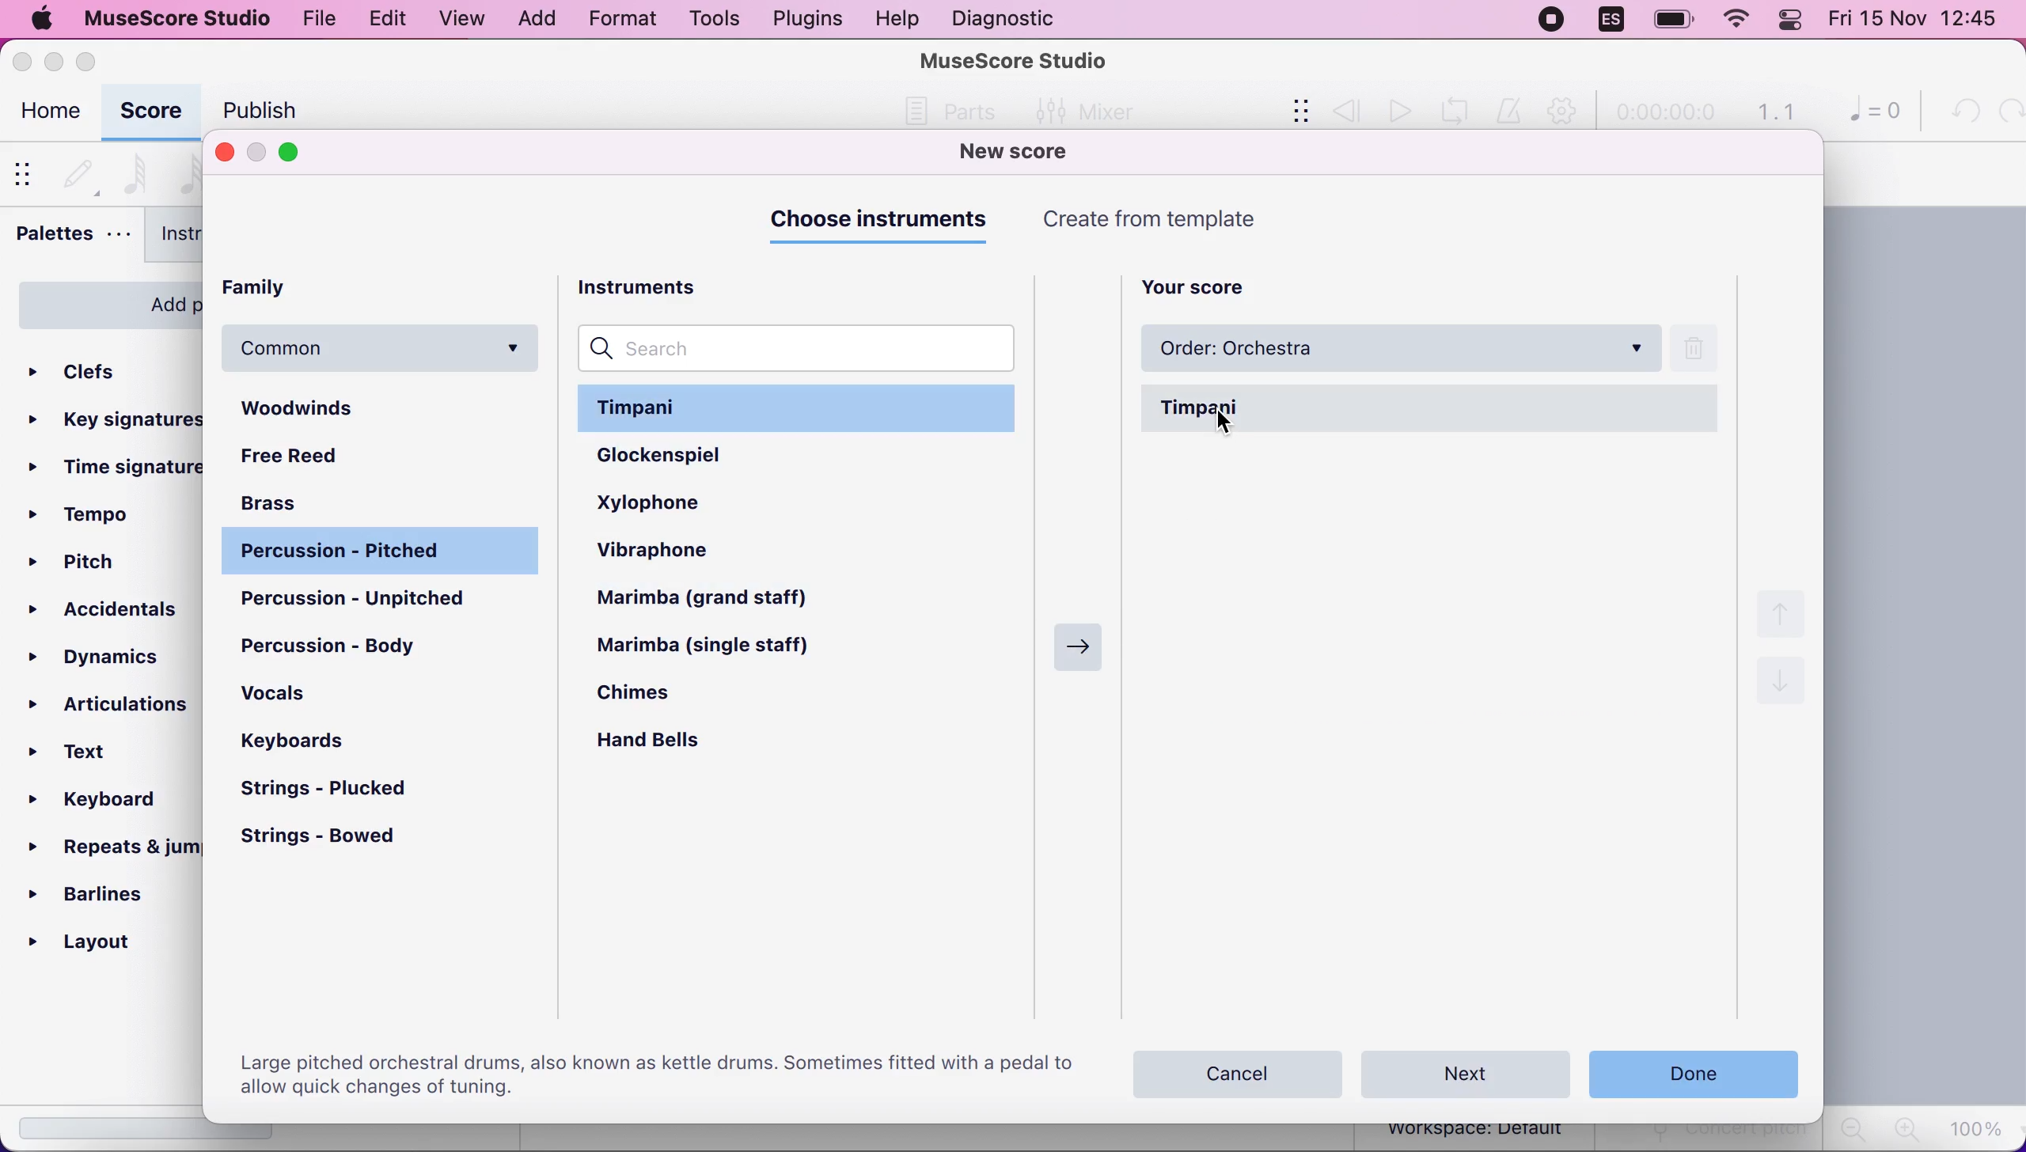  What do you see at coordinates (103, 301) in the screenshot?
I see `add palettes` at bounding box center [103, 301].